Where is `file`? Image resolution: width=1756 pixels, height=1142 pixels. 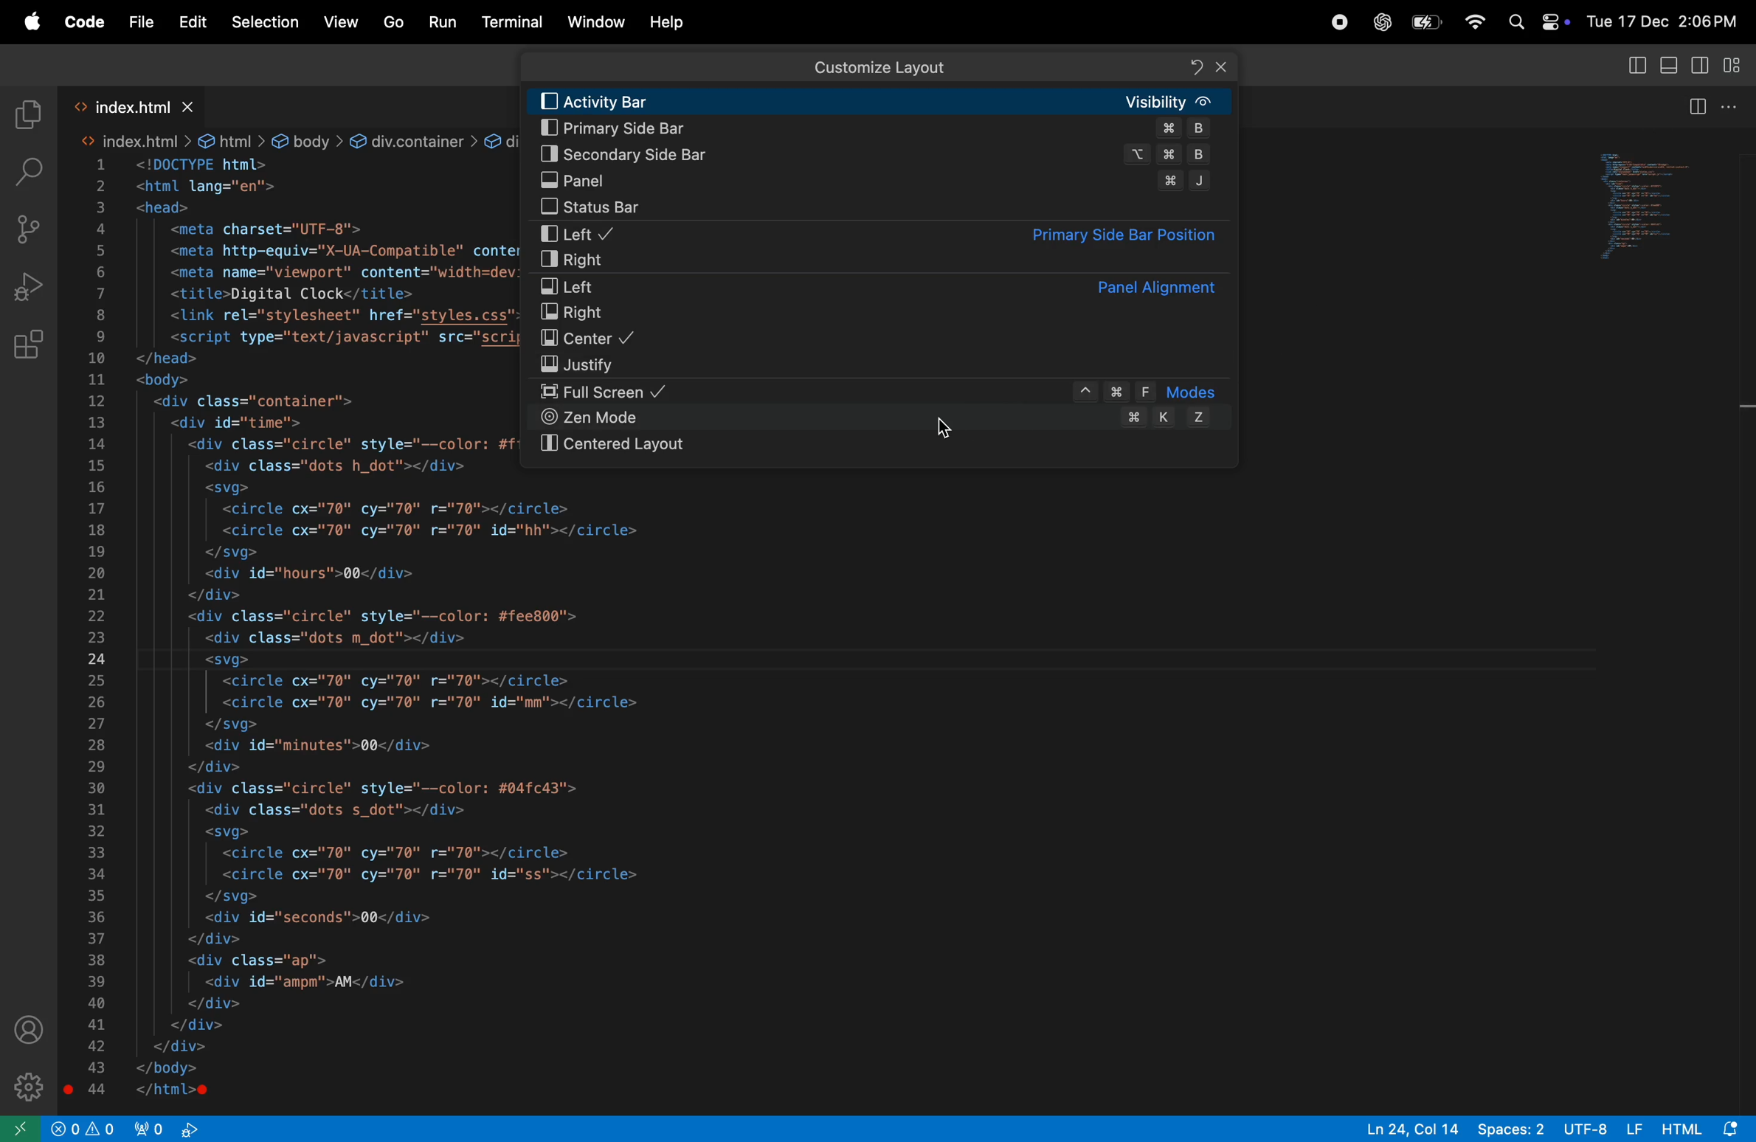 file is located at coordinates (142, 24).